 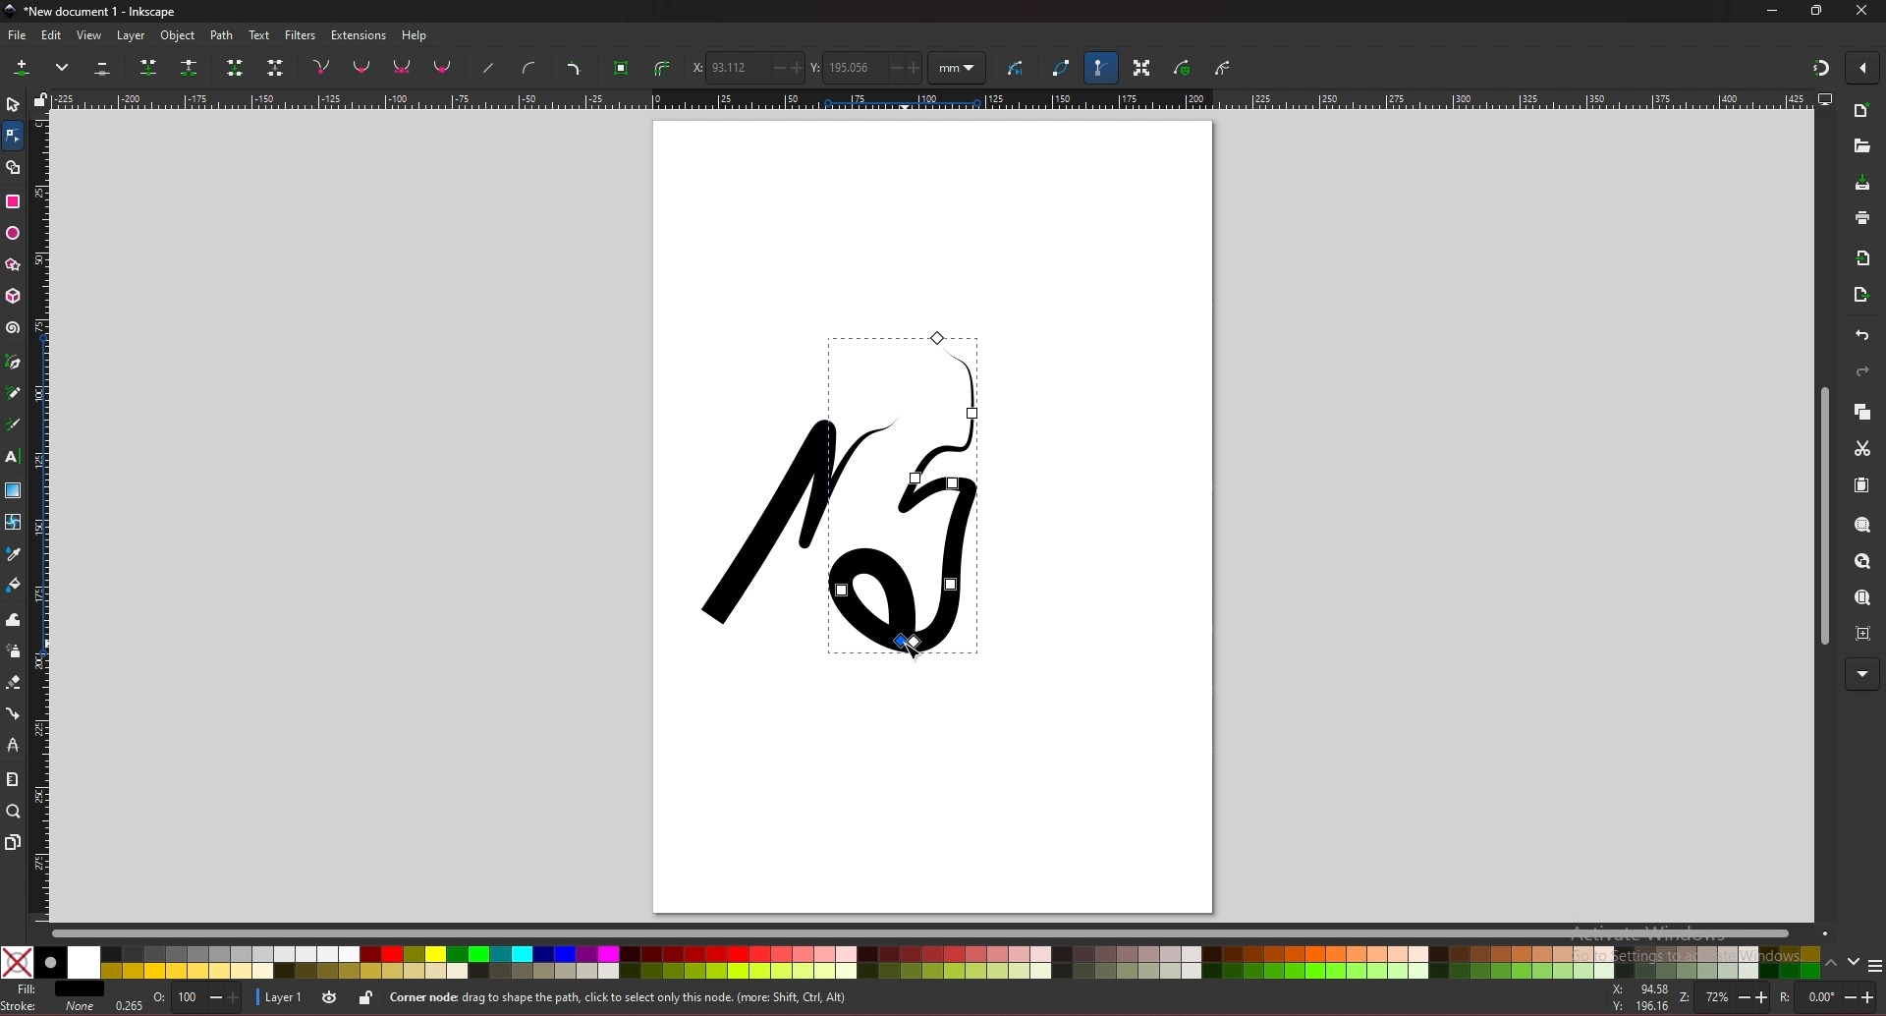 What do you see at coordinates (1722, 997) in the screenshot?
I see `zoom` at bounding box center [1722, 997].